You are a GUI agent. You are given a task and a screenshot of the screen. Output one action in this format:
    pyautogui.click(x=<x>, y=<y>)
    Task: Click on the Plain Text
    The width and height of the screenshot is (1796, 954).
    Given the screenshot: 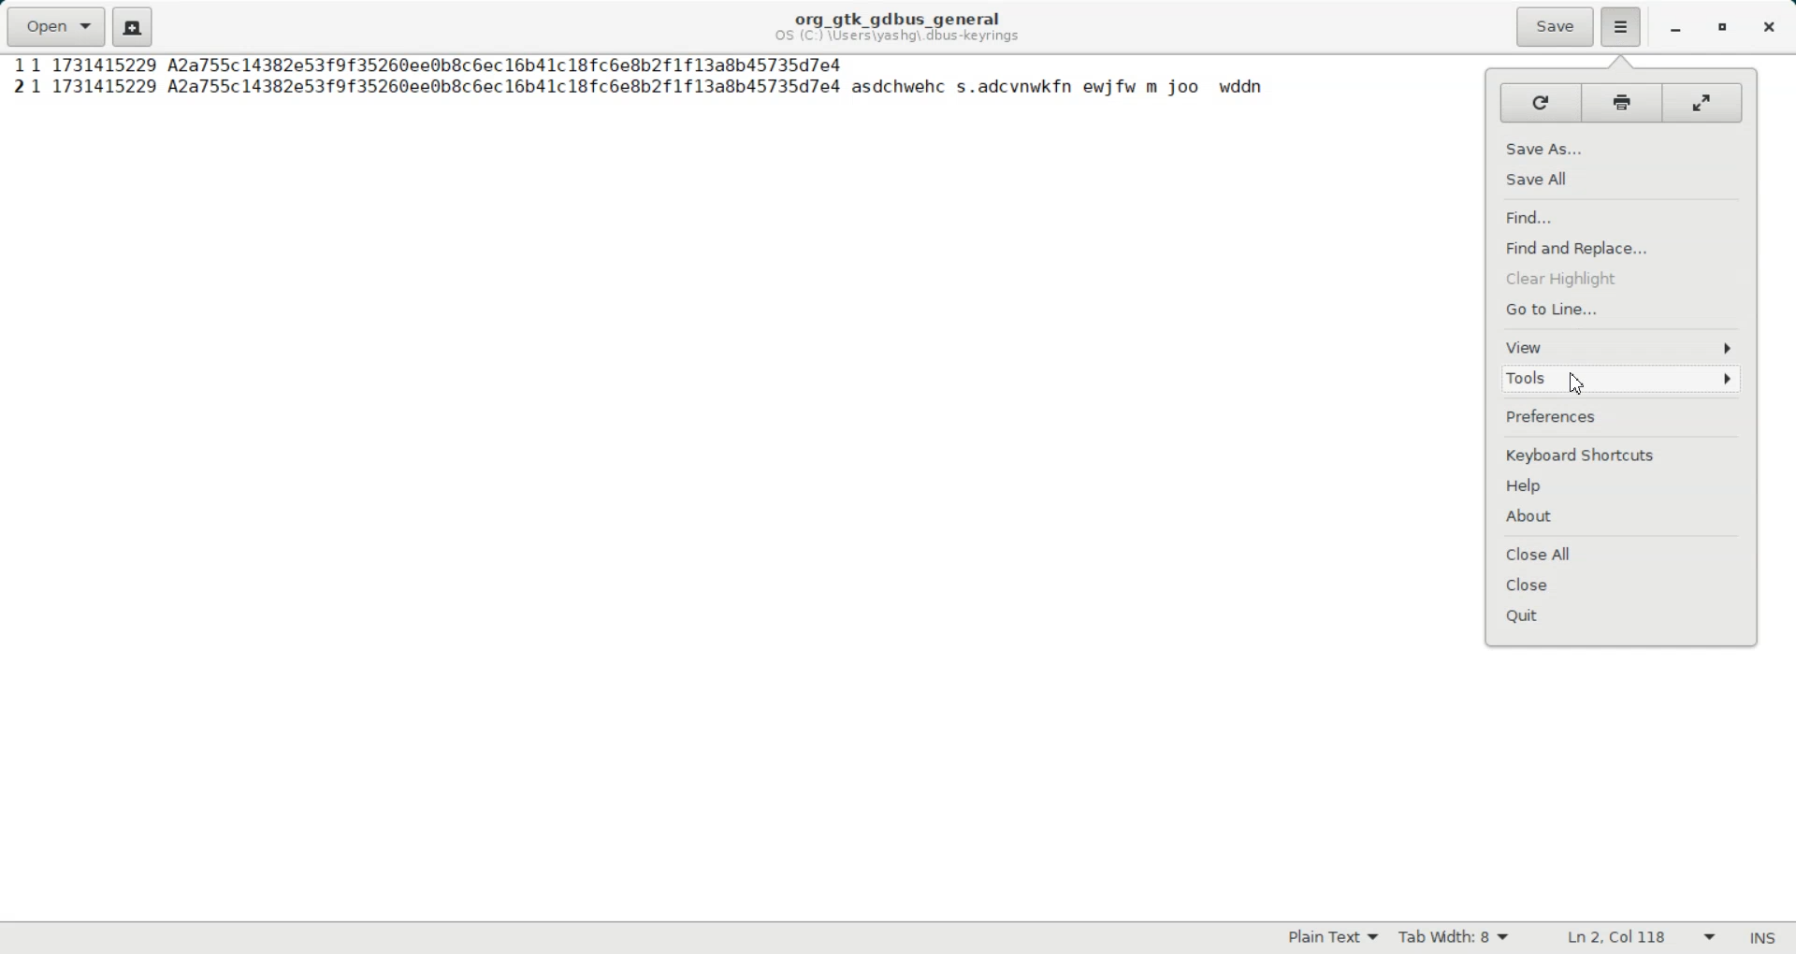 What is the action you would take?
    pyautogui.click(x=1330, y=937)
    